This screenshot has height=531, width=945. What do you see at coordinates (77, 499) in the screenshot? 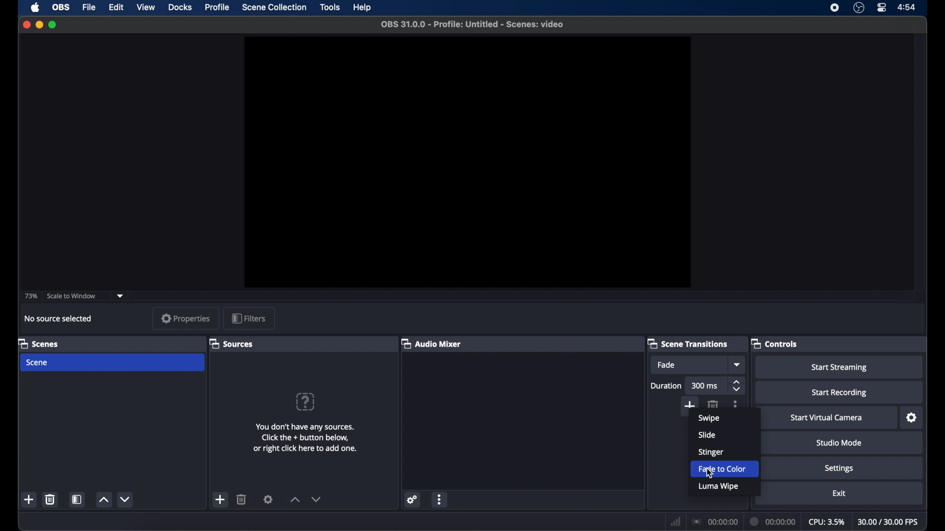
I see `scene filters` at bounding box center [77, 499].